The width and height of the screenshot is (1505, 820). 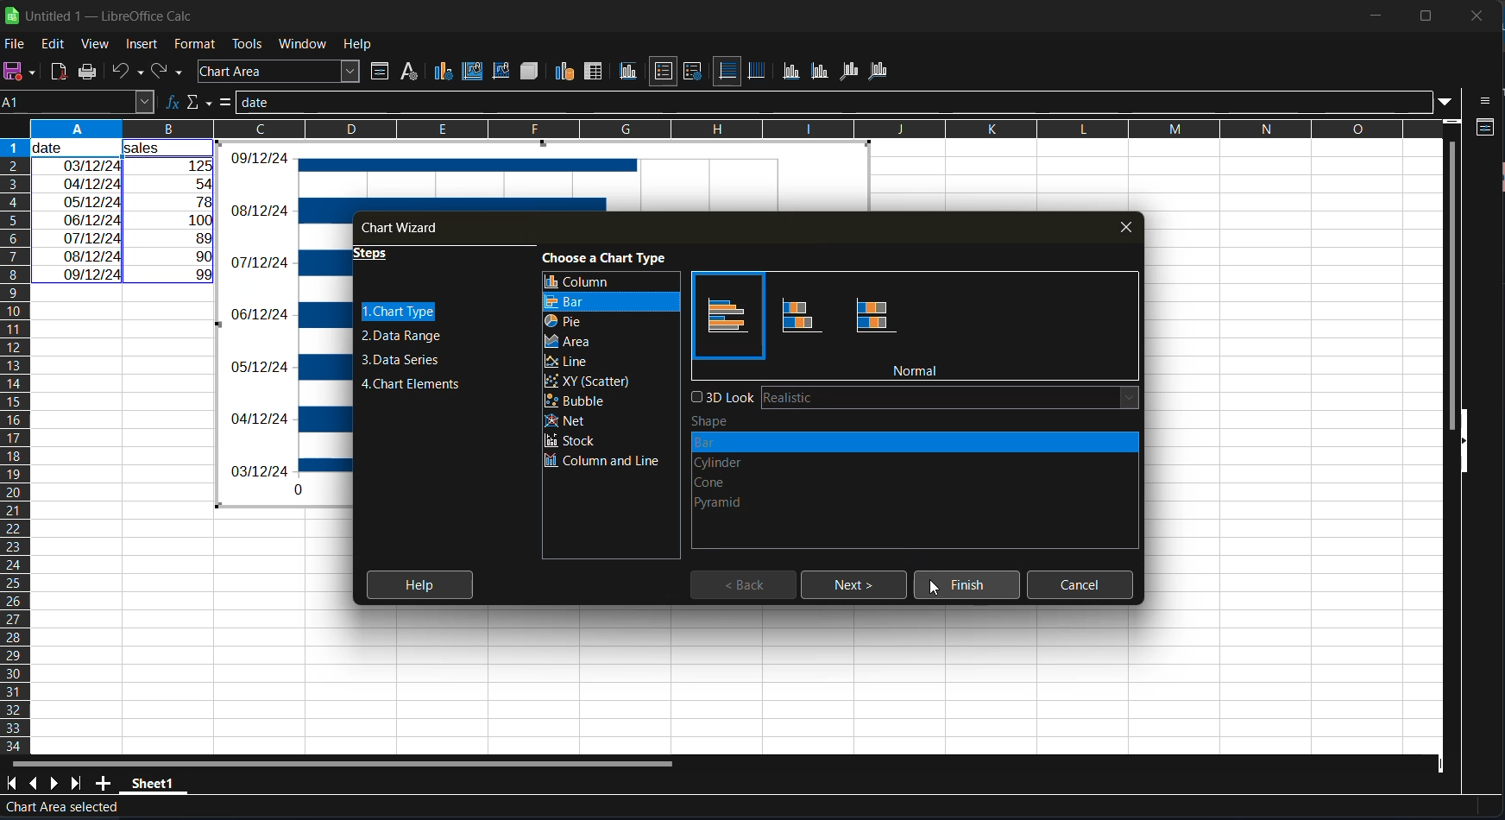 What do you see at coordinates (22, 72) in the screenshot?
I see `save` at bounding box center [22, 72].